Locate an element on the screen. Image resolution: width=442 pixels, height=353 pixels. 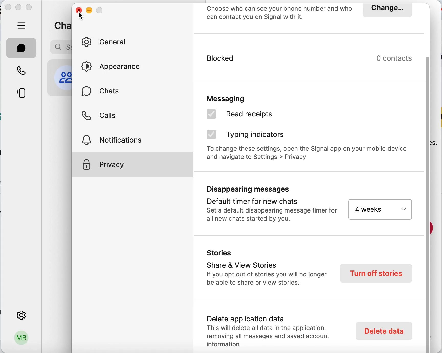
diappearing messages is located at coordinates (270, 205).